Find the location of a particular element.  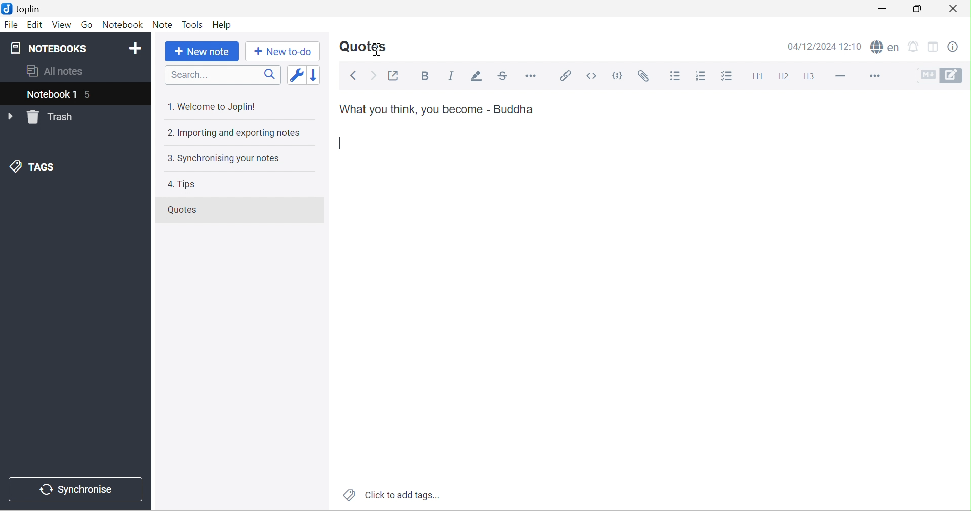

Drop Down is located at coordinates (11, 117).